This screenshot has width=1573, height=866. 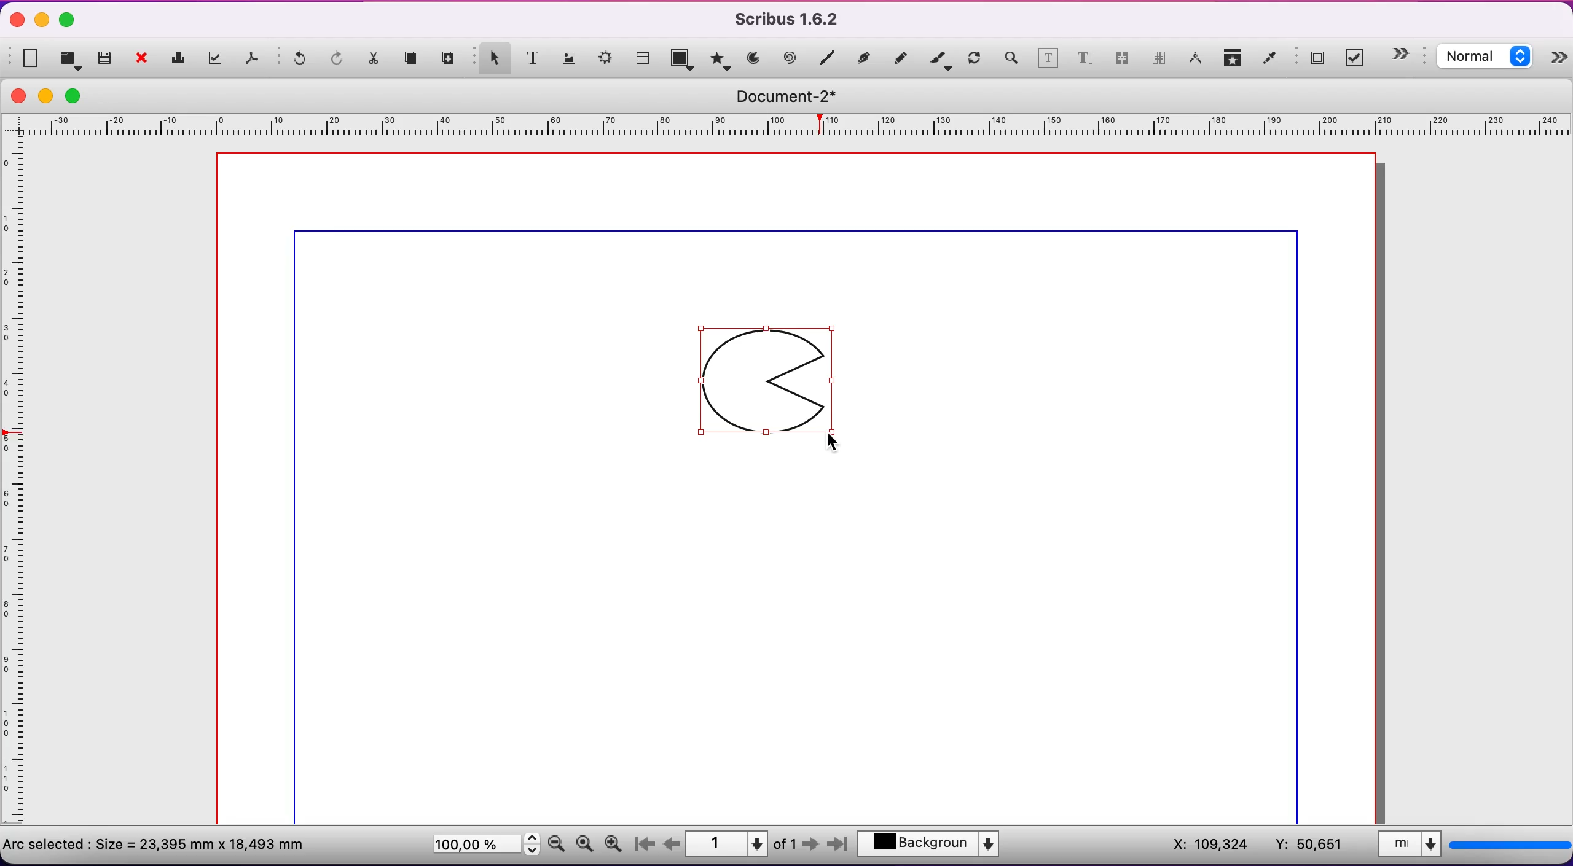 I want to click on zoom in or zoom out, so click(x=1010, y=60).